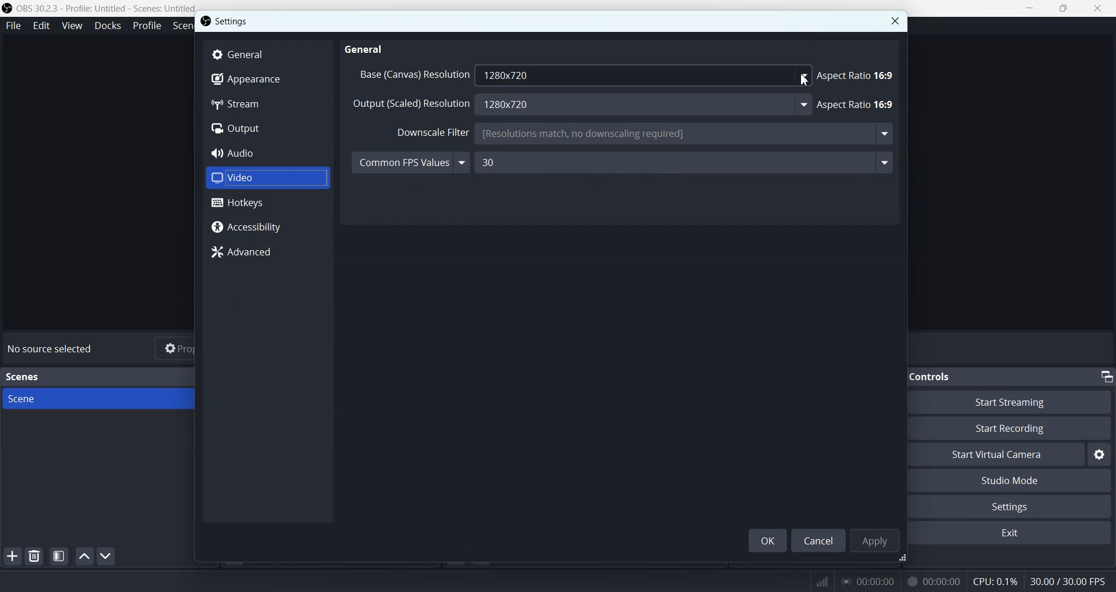  I want to click on Start Streaming, so click(1020, 401).